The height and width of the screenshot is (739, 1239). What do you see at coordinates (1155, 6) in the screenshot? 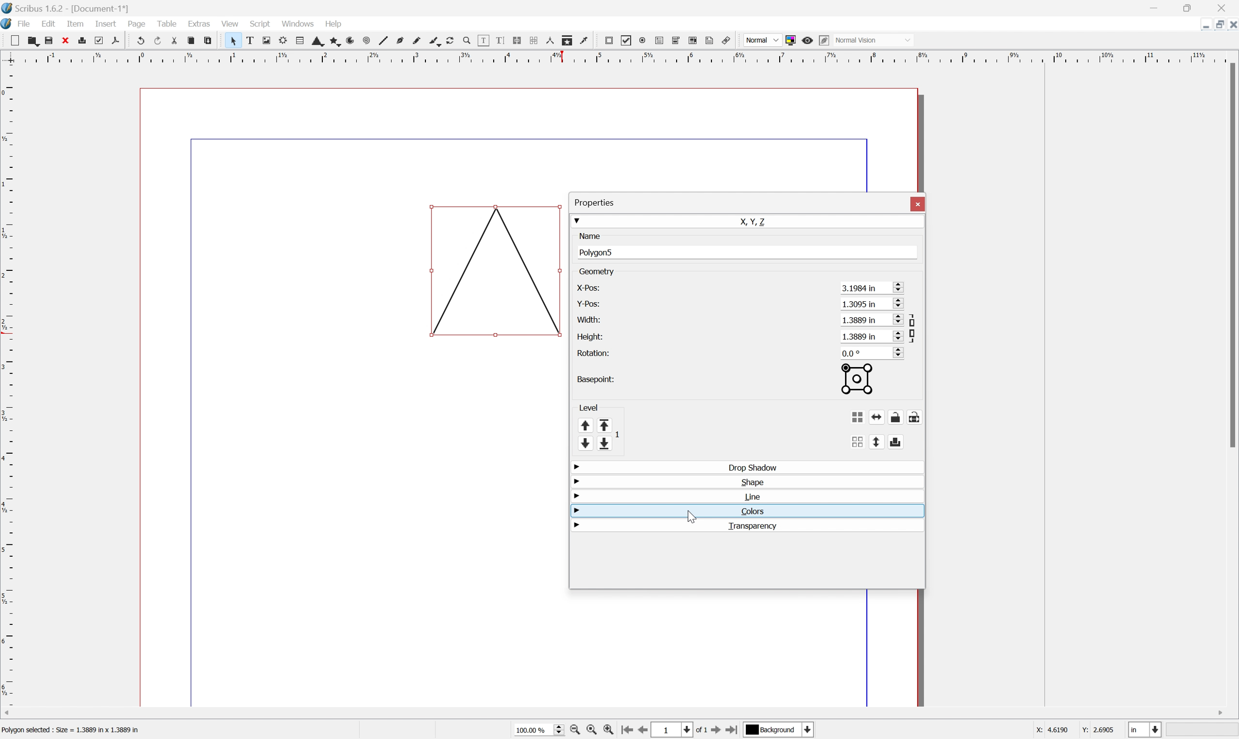
I see `Minimize` at bounding box center [1155, 6].